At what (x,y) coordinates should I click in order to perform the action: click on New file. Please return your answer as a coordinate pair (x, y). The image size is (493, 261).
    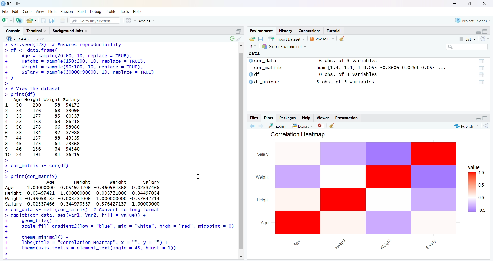
    Looking at the image, I should click on (7, 20).